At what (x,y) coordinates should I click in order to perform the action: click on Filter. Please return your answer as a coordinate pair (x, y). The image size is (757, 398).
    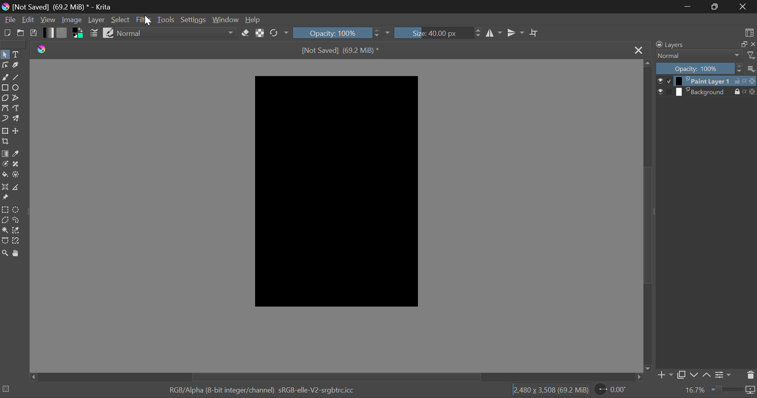
    Looking at the image, I should click on (144, 20).